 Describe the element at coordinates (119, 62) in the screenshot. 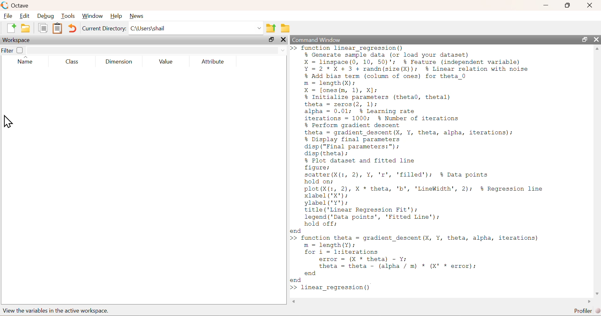

I see `Dimension` at that location.